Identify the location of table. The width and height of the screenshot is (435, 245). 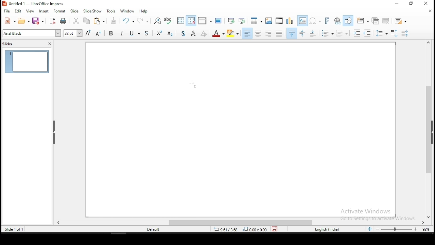
(257, 20).